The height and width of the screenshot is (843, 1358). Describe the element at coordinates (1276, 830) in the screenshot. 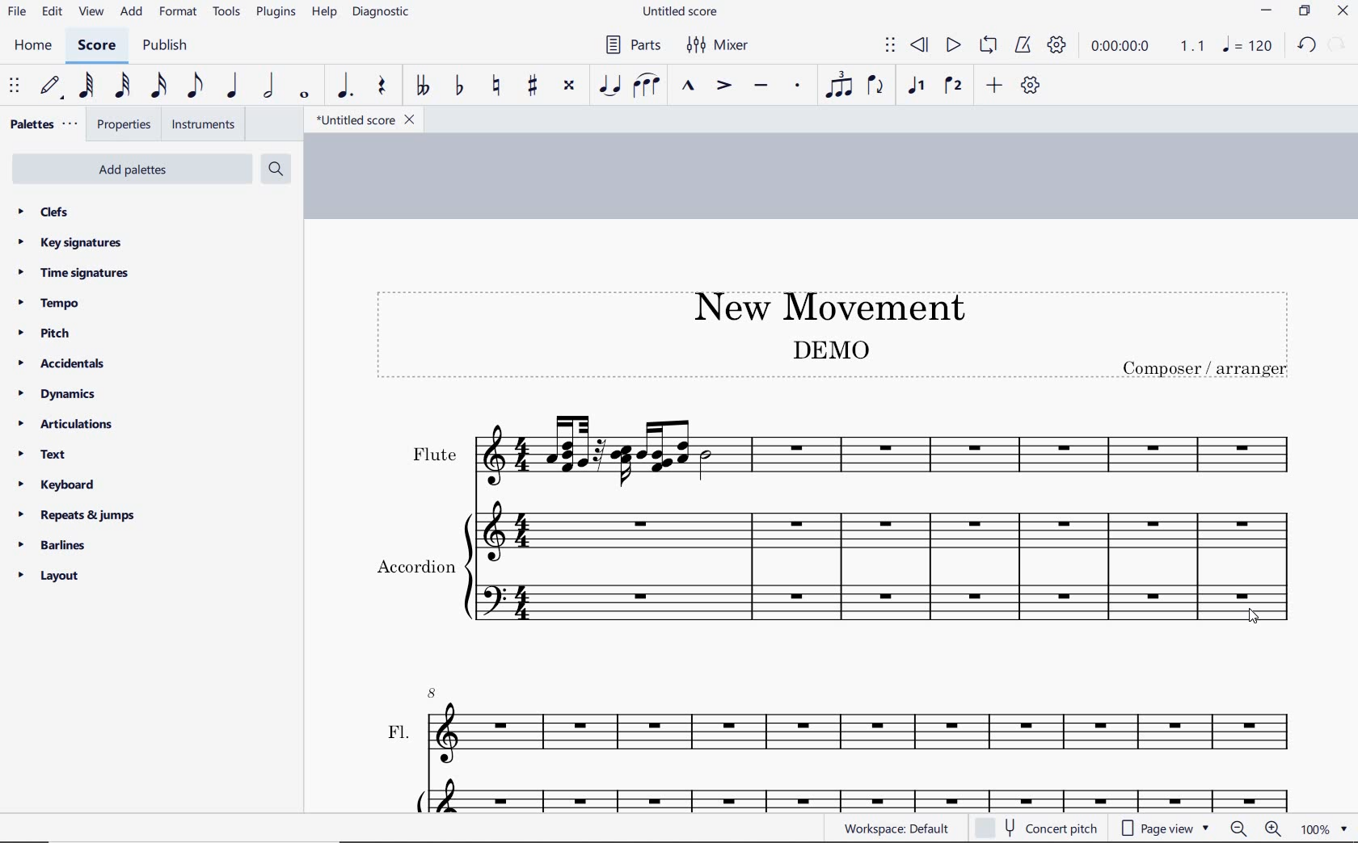

I see `zoom in` at that location.